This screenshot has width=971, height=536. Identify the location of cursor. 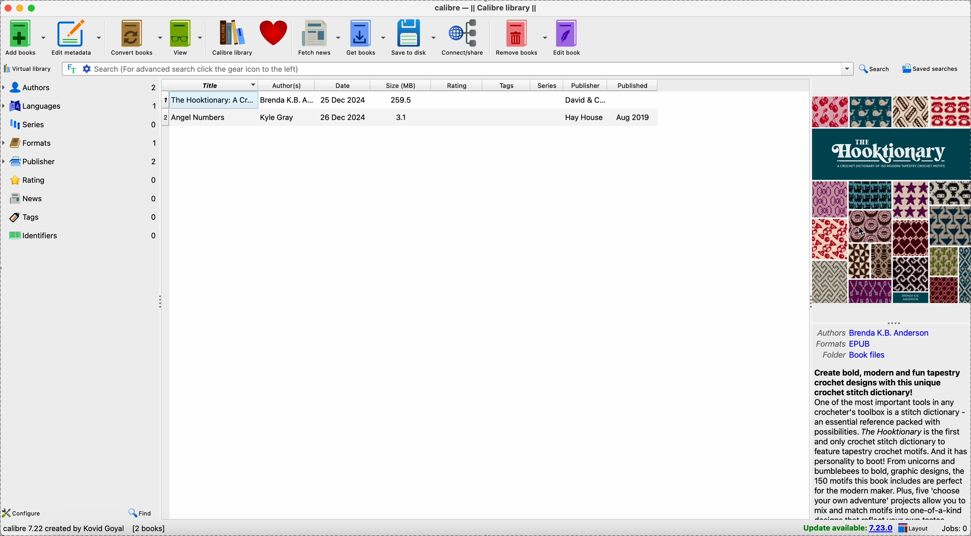
(857, 232).